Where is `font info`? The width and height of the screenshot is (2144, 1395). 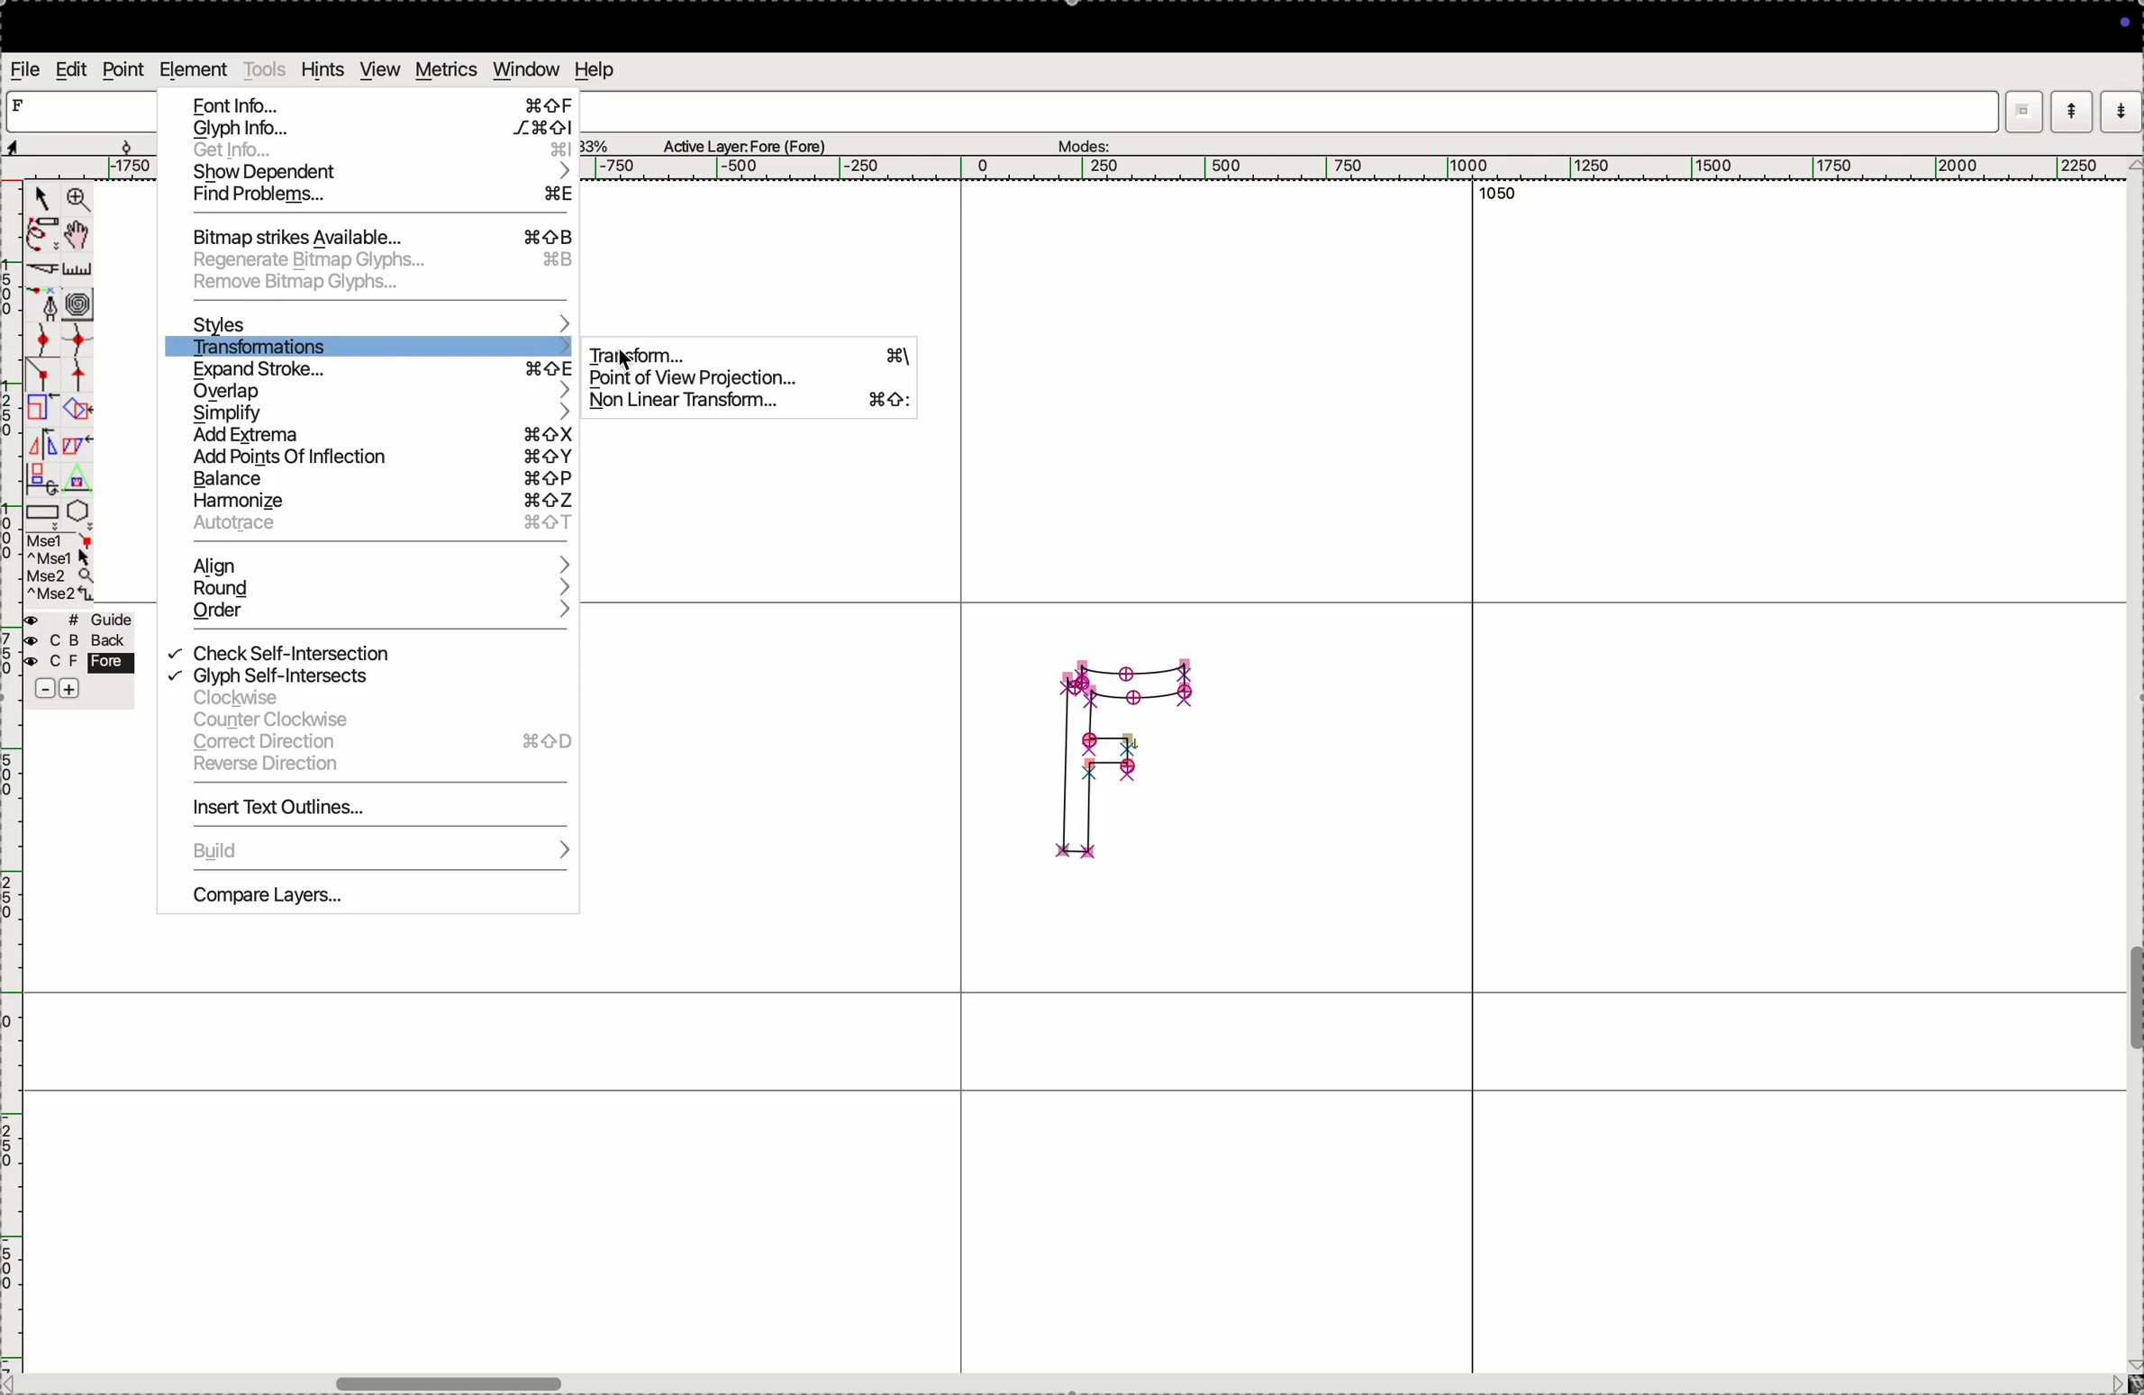
font info is located at coordinates (385, 103).